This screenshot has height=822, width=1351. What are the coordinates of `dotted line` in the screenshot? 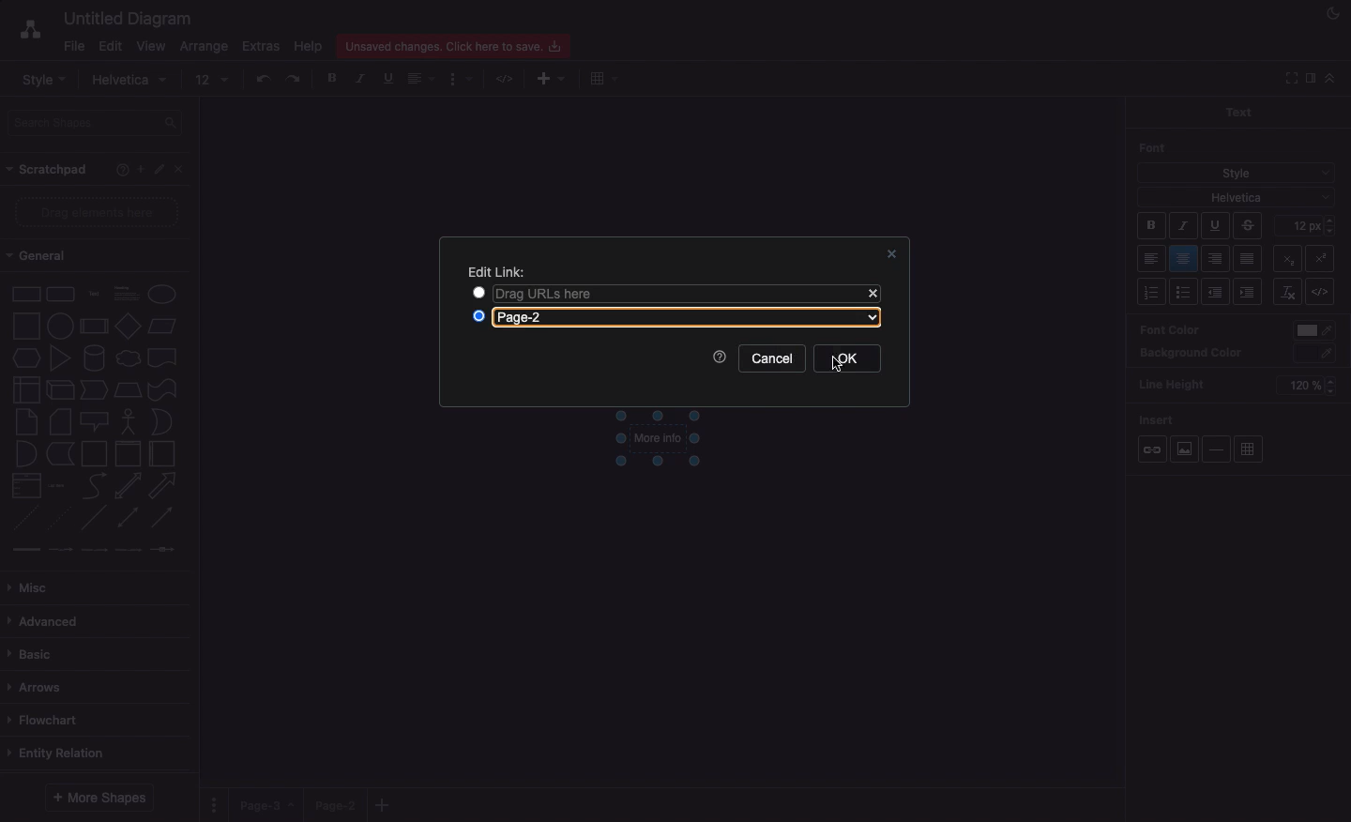 It's located at (57, 517).